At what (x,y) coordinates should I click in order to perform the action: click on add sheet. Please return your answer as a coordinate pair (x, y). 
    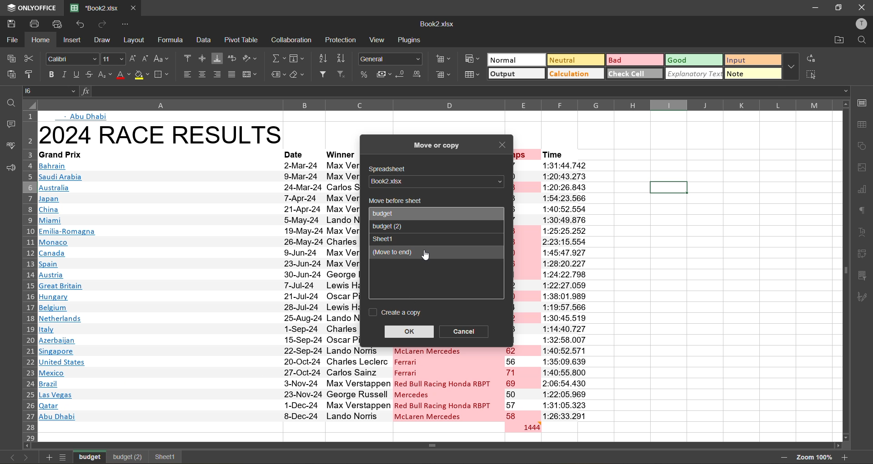
    Looking at the image, I should click on (47, 457).